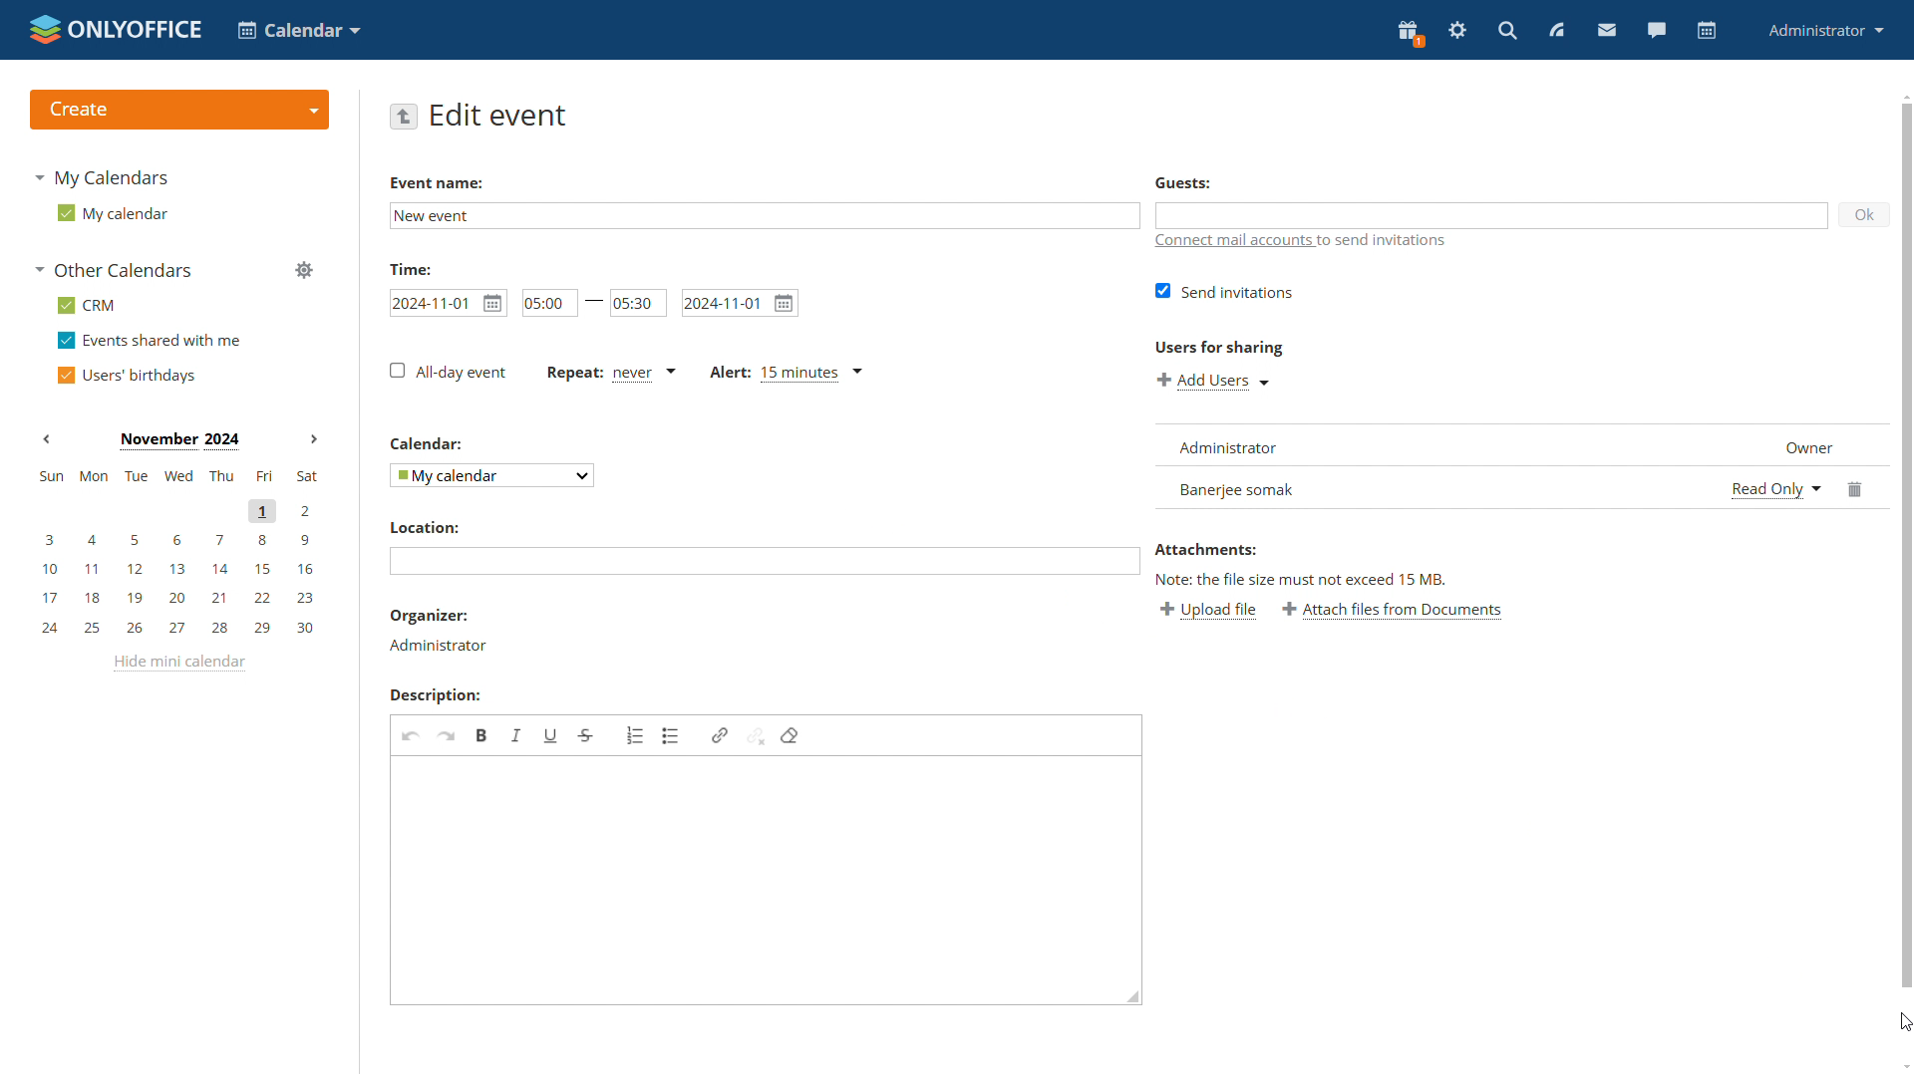  What do you see at coordinates (447, 737) in the screenshot?
I see `redo` at bounding box center [447, 737].